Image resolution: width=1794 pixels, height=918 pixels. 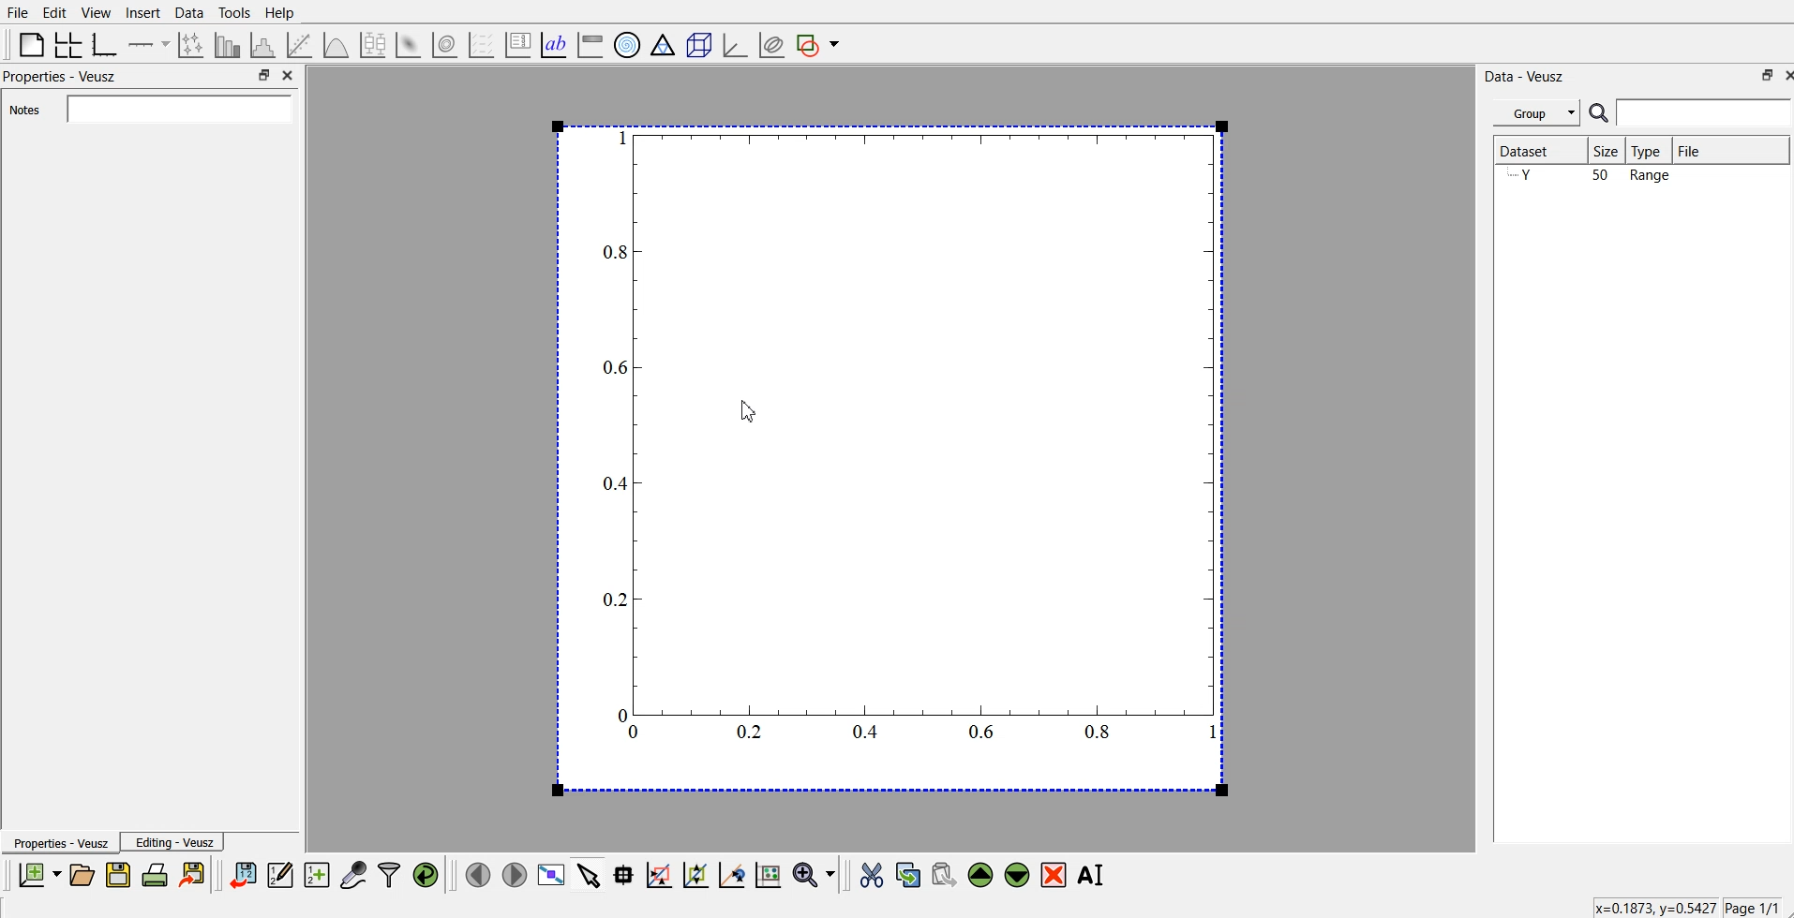 I want to click on Size, so click(x=1610, y=152).